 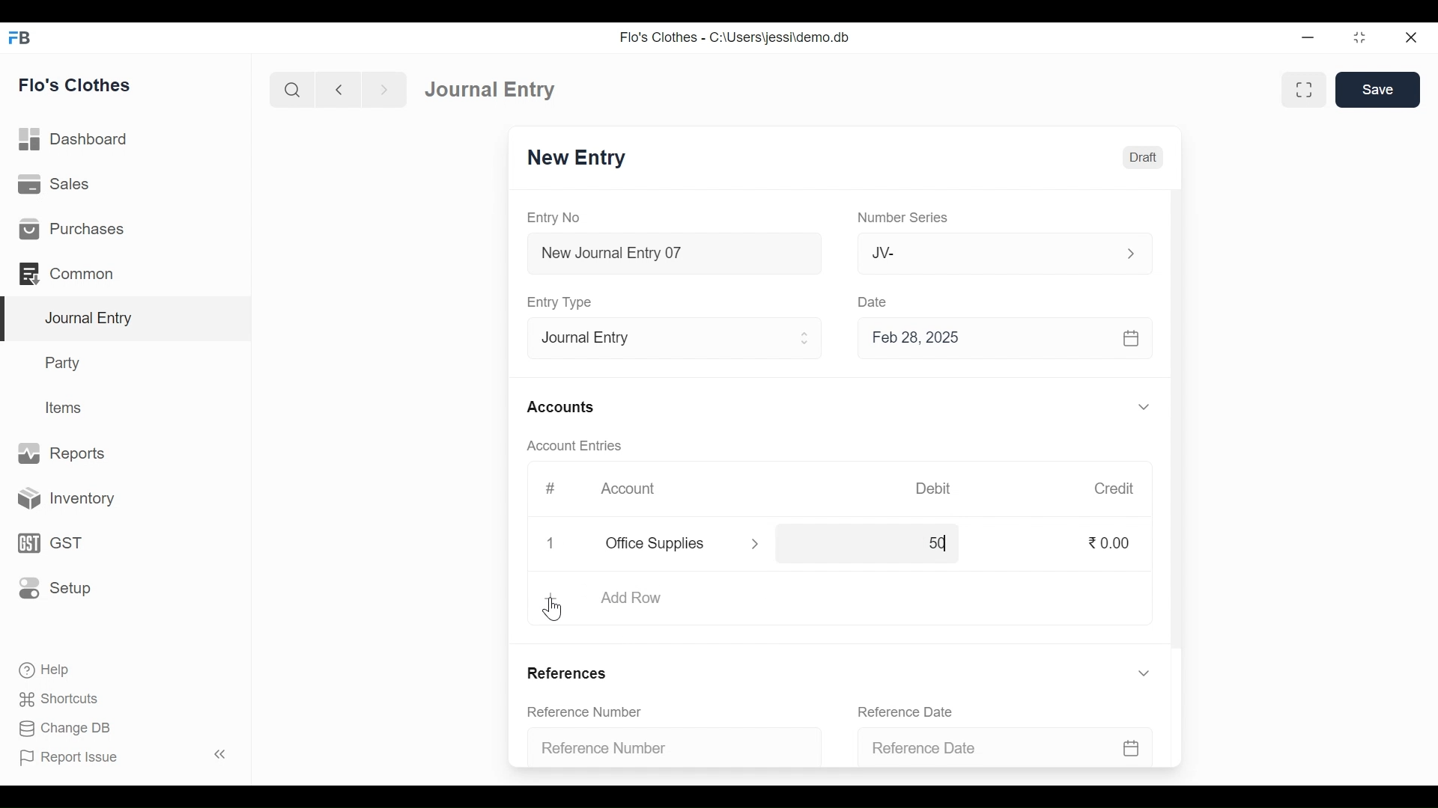 I want to click on Office Supplies, so click(x=666, y=544).